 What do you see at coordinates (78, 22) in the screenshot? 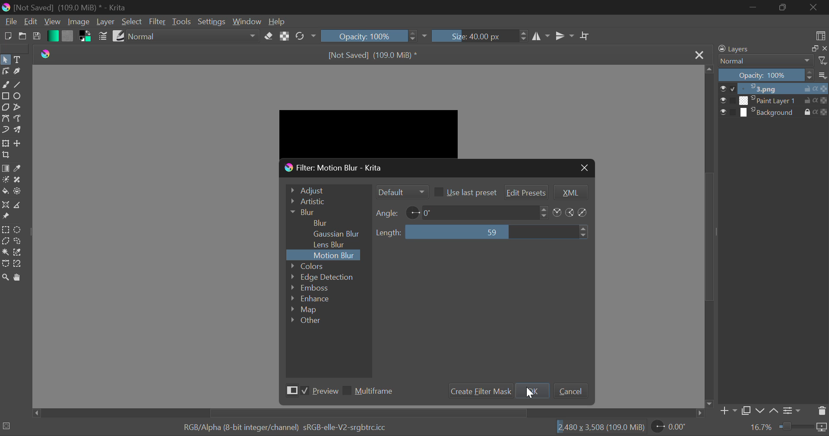
I see `Image` at bounding box center [78, 22].